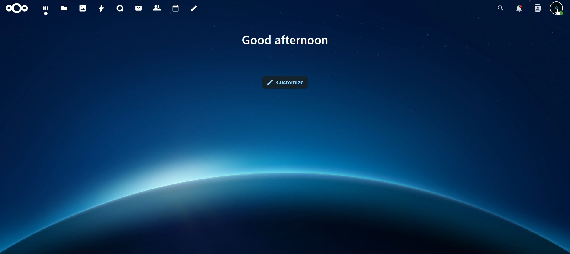  Describe the element at coordinates (538, 8) in the screenshot. I see `search contacts` at that location.